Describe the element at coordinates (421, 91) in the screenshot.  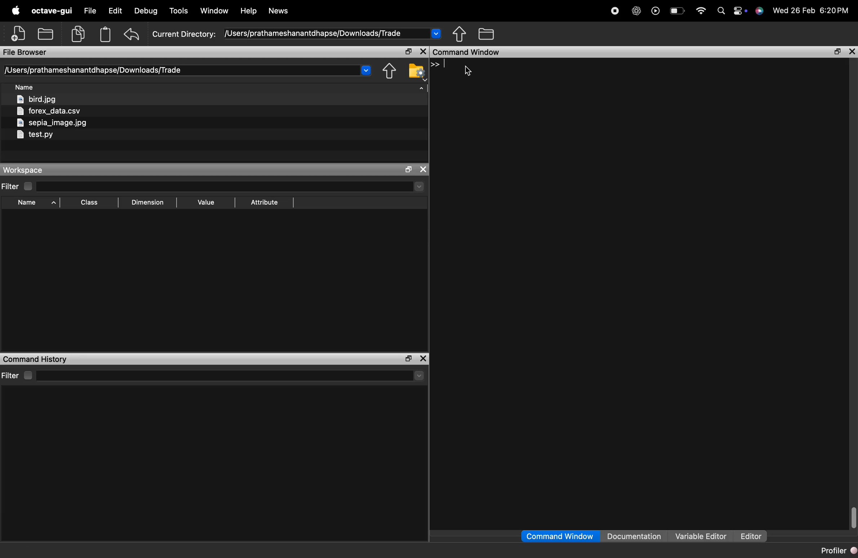
I see `dropdown` at that location.